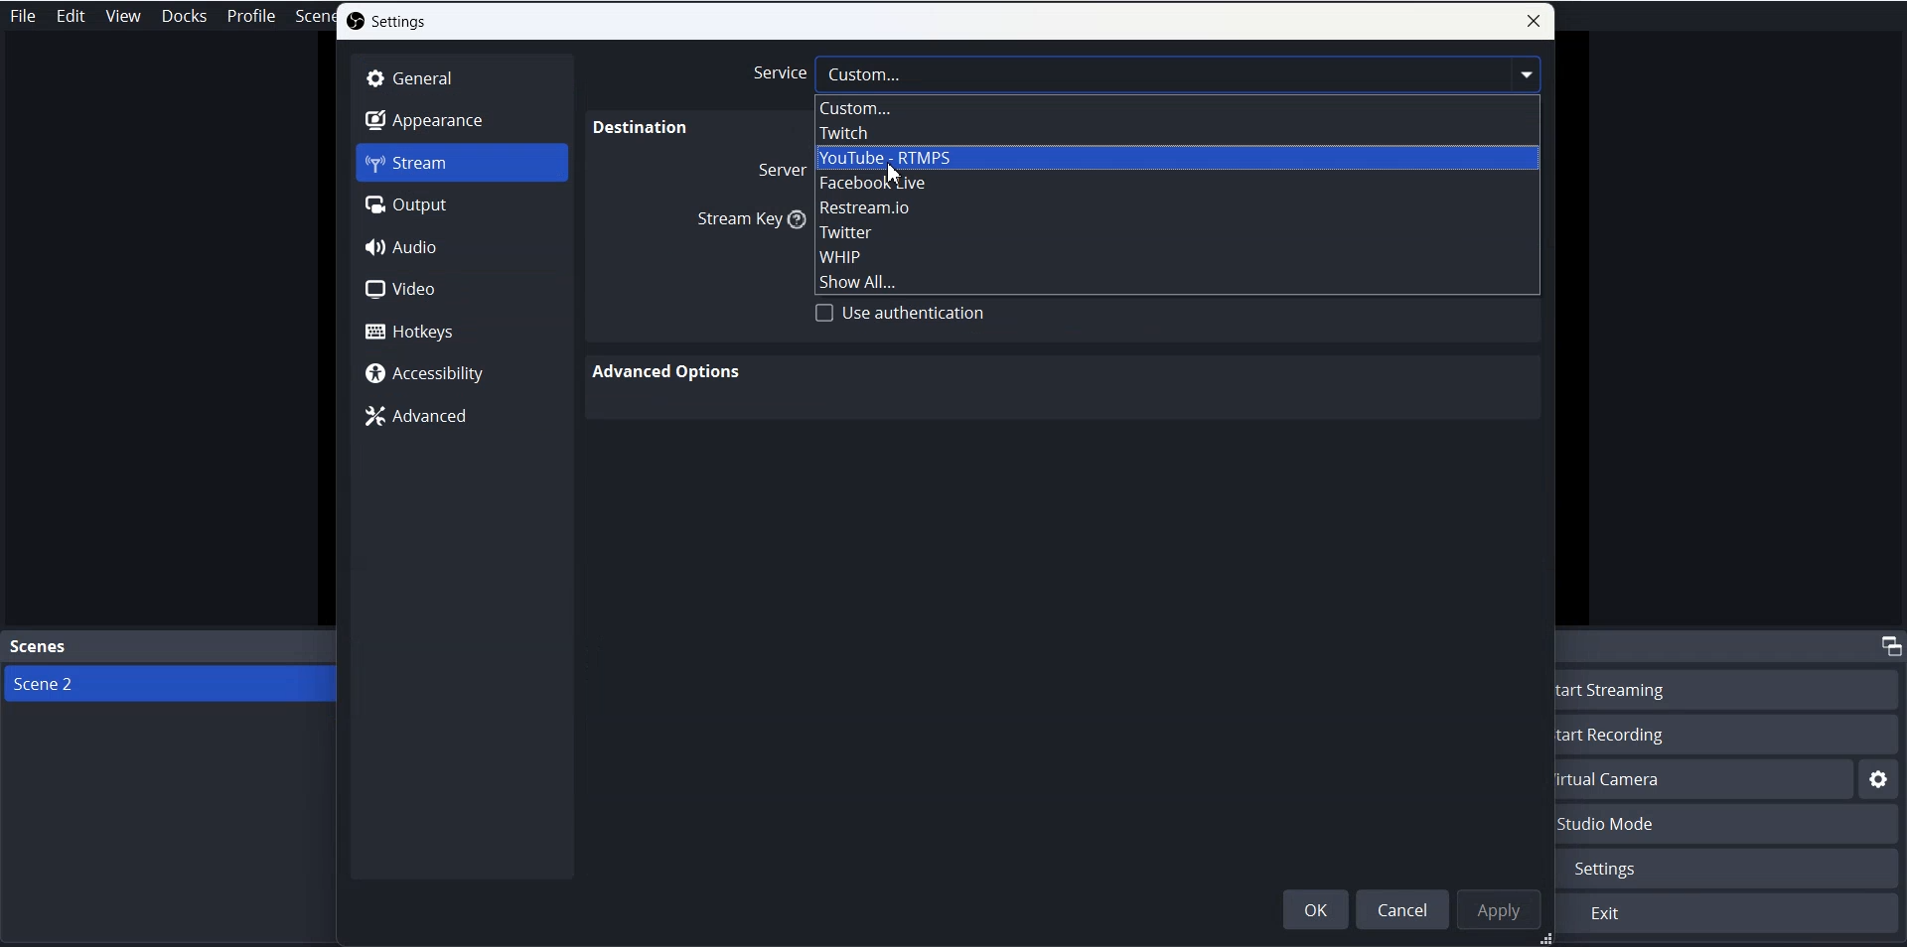 The height and width of the screenshot is (947, 1907). What do you see at coordinates (459, 415) in the screenshot?
I see `Advanced` at bounding box center [459, 415].